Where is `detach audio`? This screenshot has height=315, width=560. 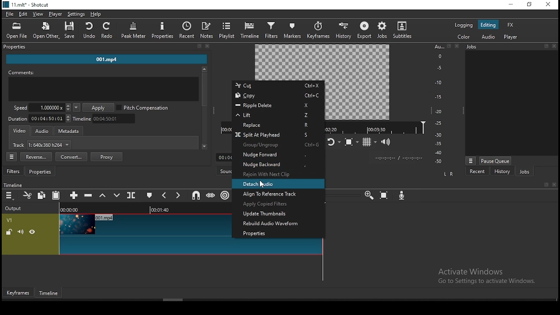
detach audio is located at coordinates (277, 184).